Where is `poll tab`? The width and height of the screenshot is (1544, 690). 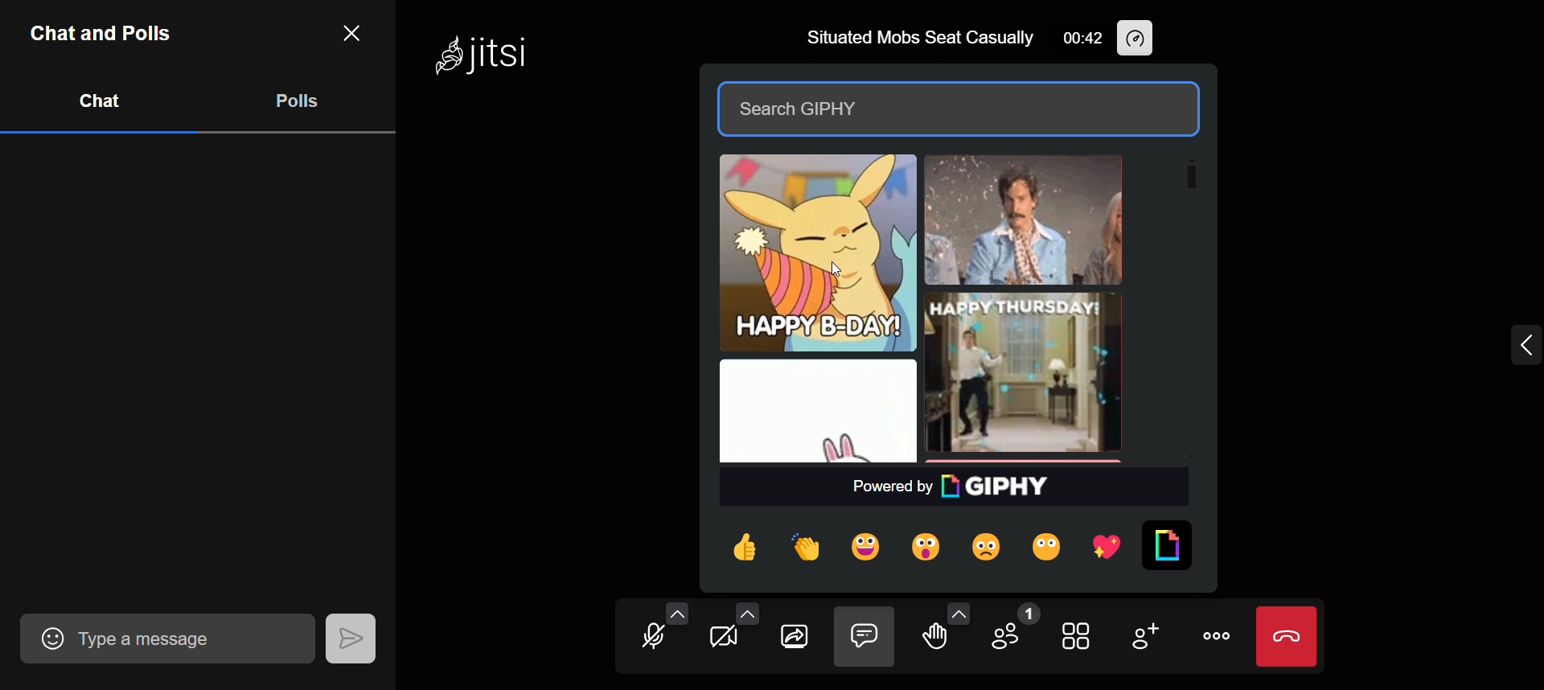 poll tab is located at coordinates (298, 100).